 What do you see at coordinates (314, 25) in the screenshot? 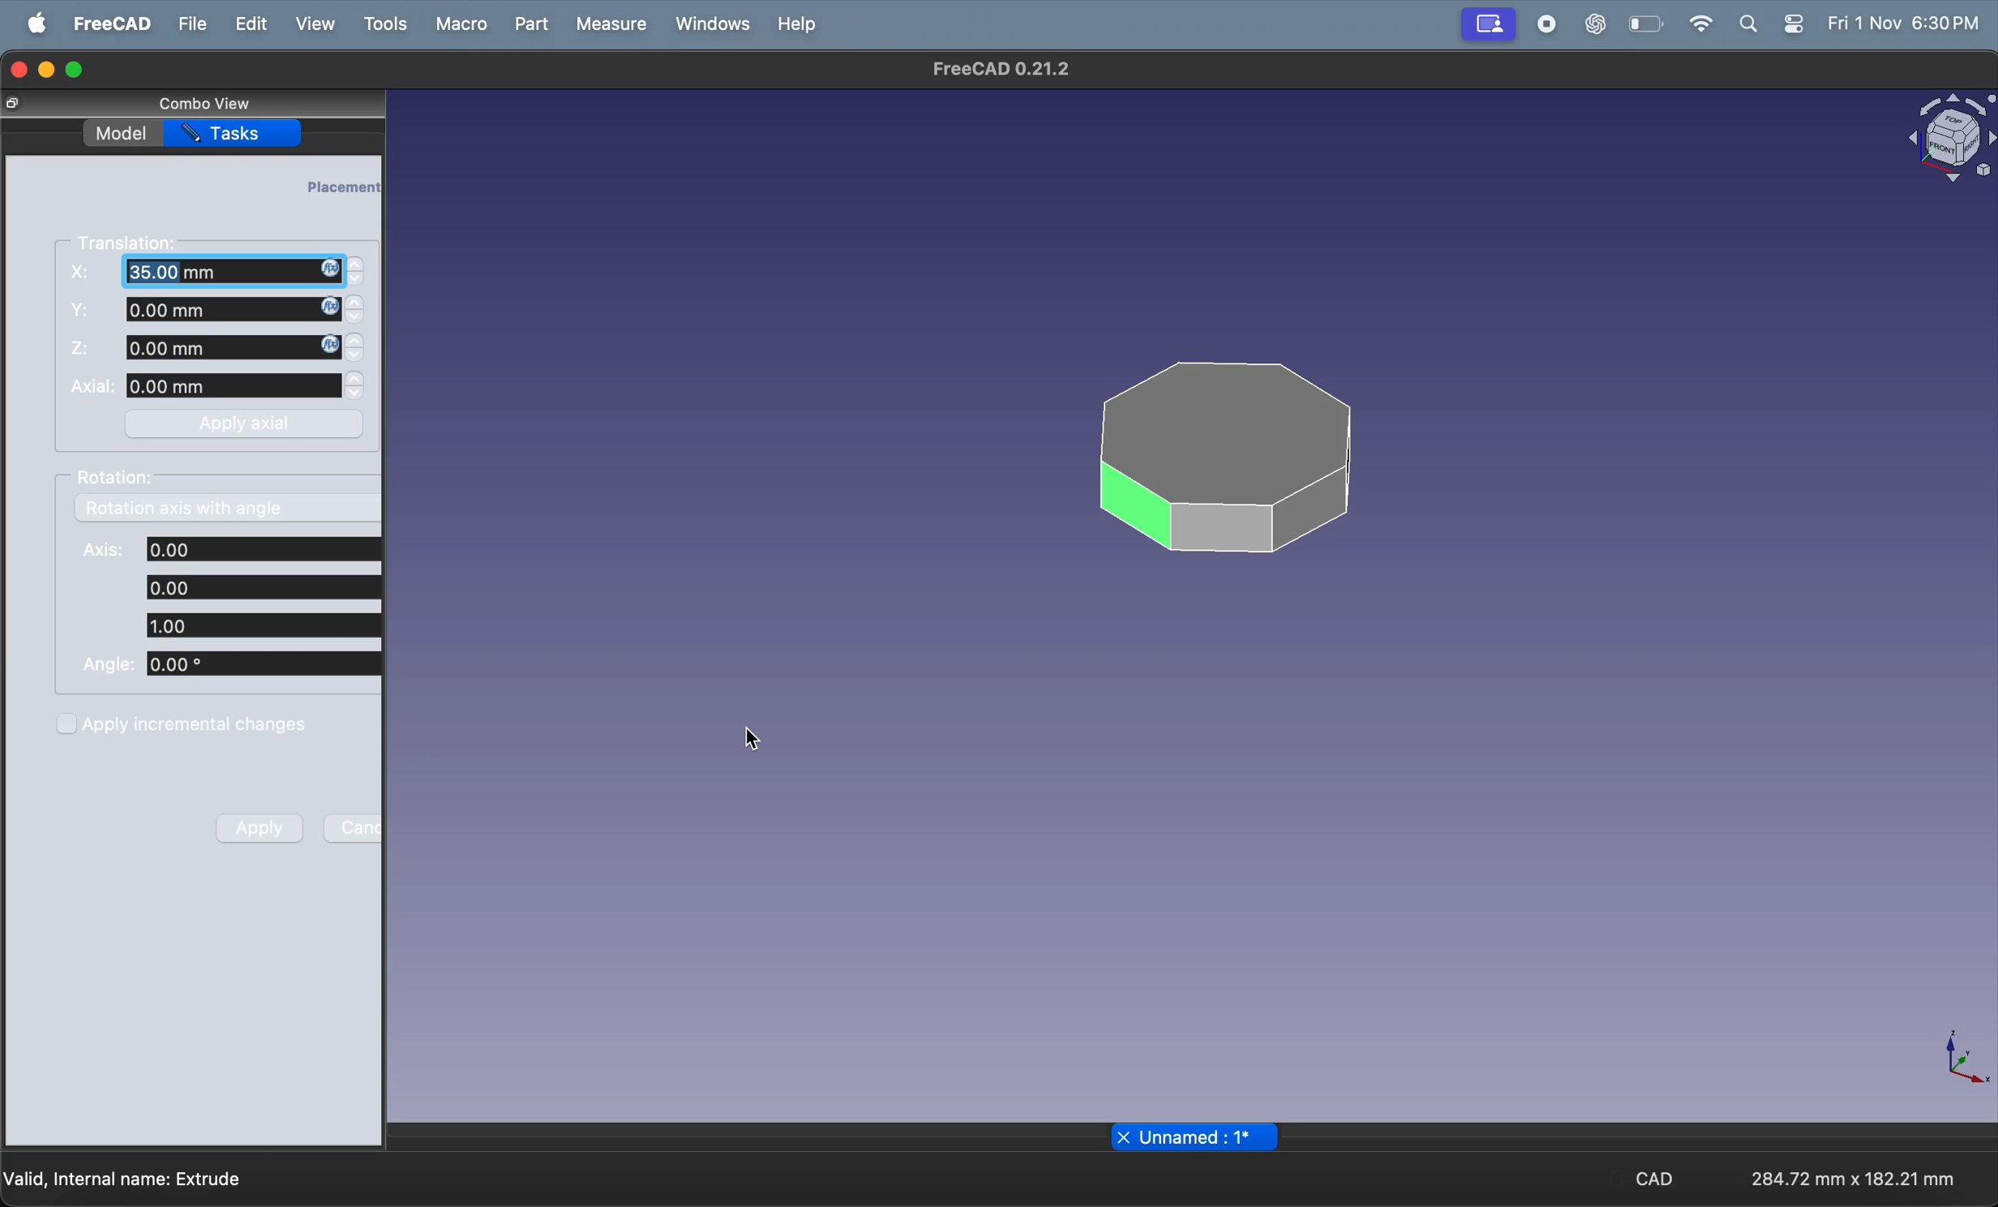
I see `view` at bounding box center [314, 25].